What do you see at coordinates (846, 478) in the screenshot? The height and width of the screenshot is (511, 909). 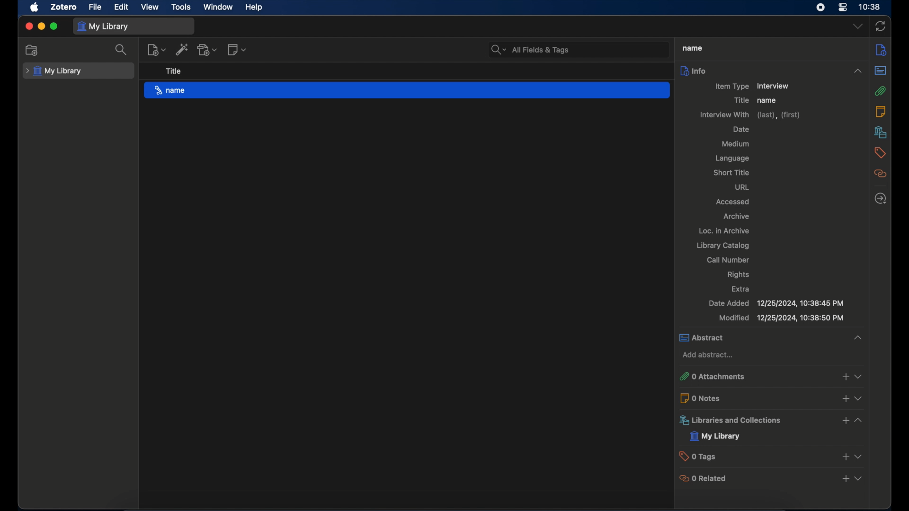 I see `add` at bounding box center [846, 478].